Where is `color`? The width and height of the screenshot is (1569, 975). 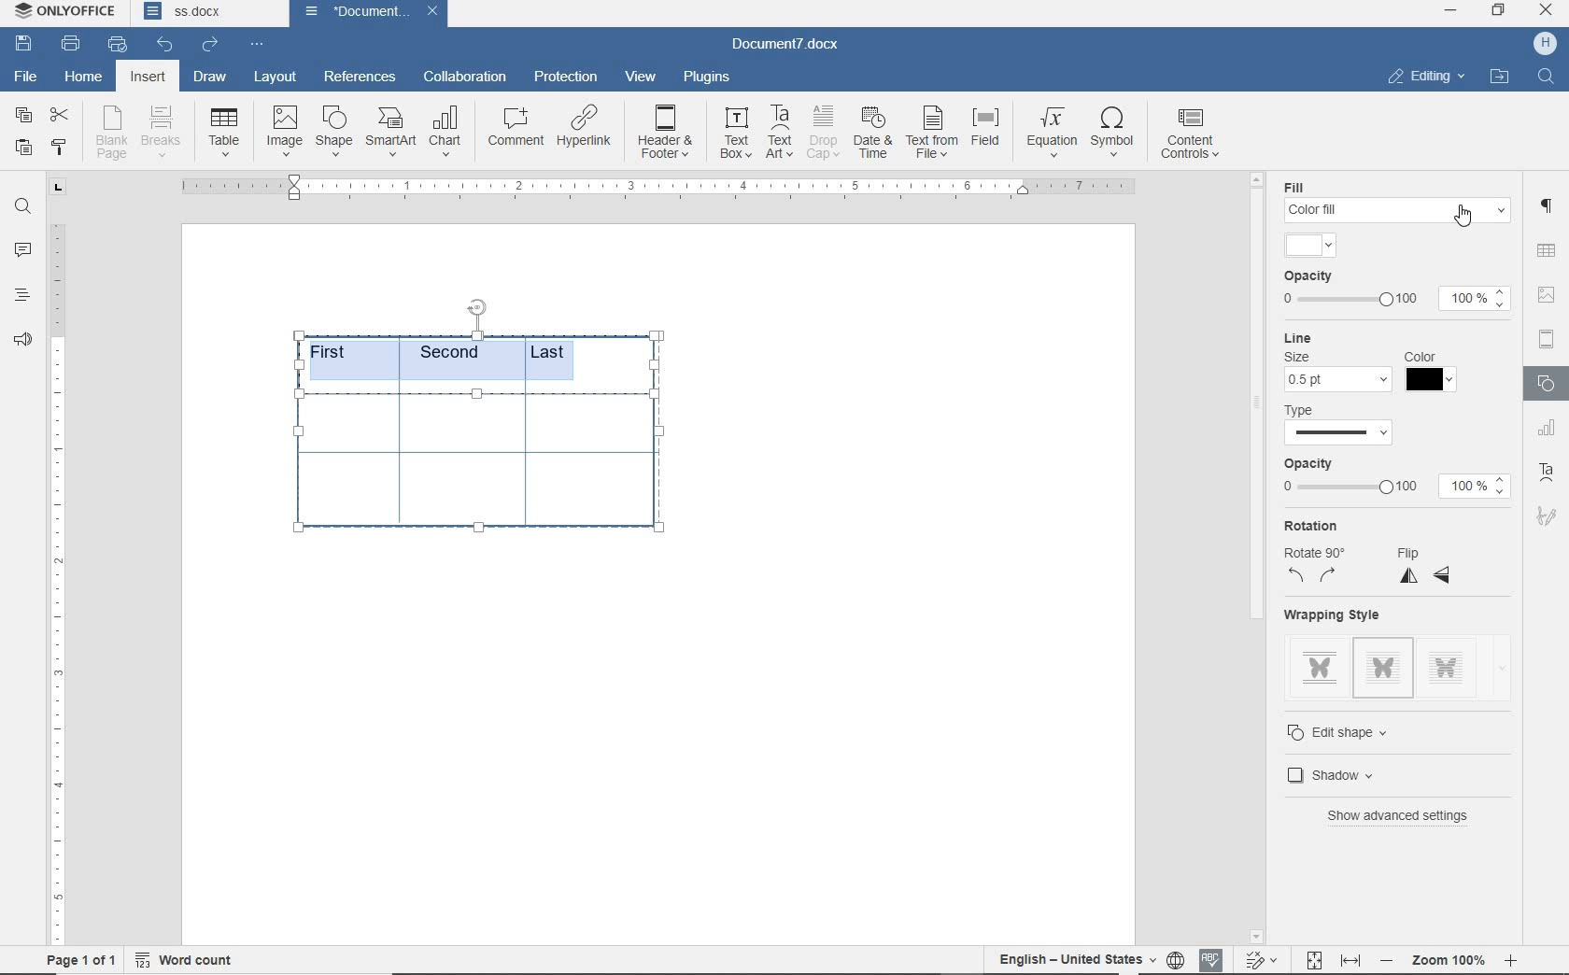 color is located at coordinates (1421, 355).